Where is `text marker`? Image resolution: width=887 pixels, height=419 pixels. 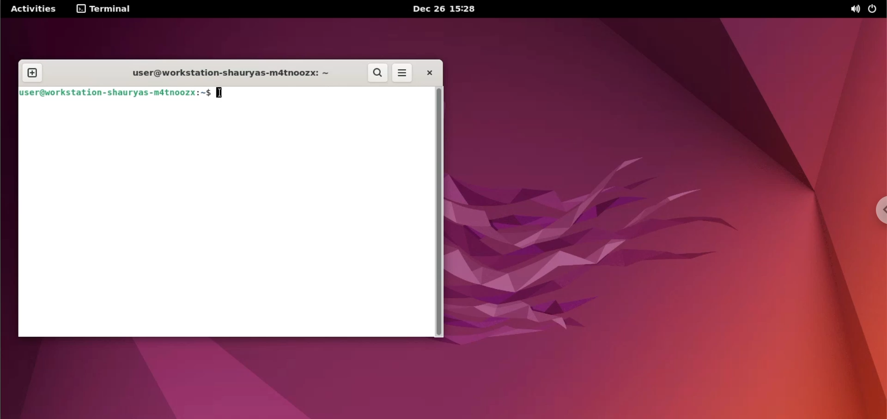 text marker is located at coordinates (220, 93).